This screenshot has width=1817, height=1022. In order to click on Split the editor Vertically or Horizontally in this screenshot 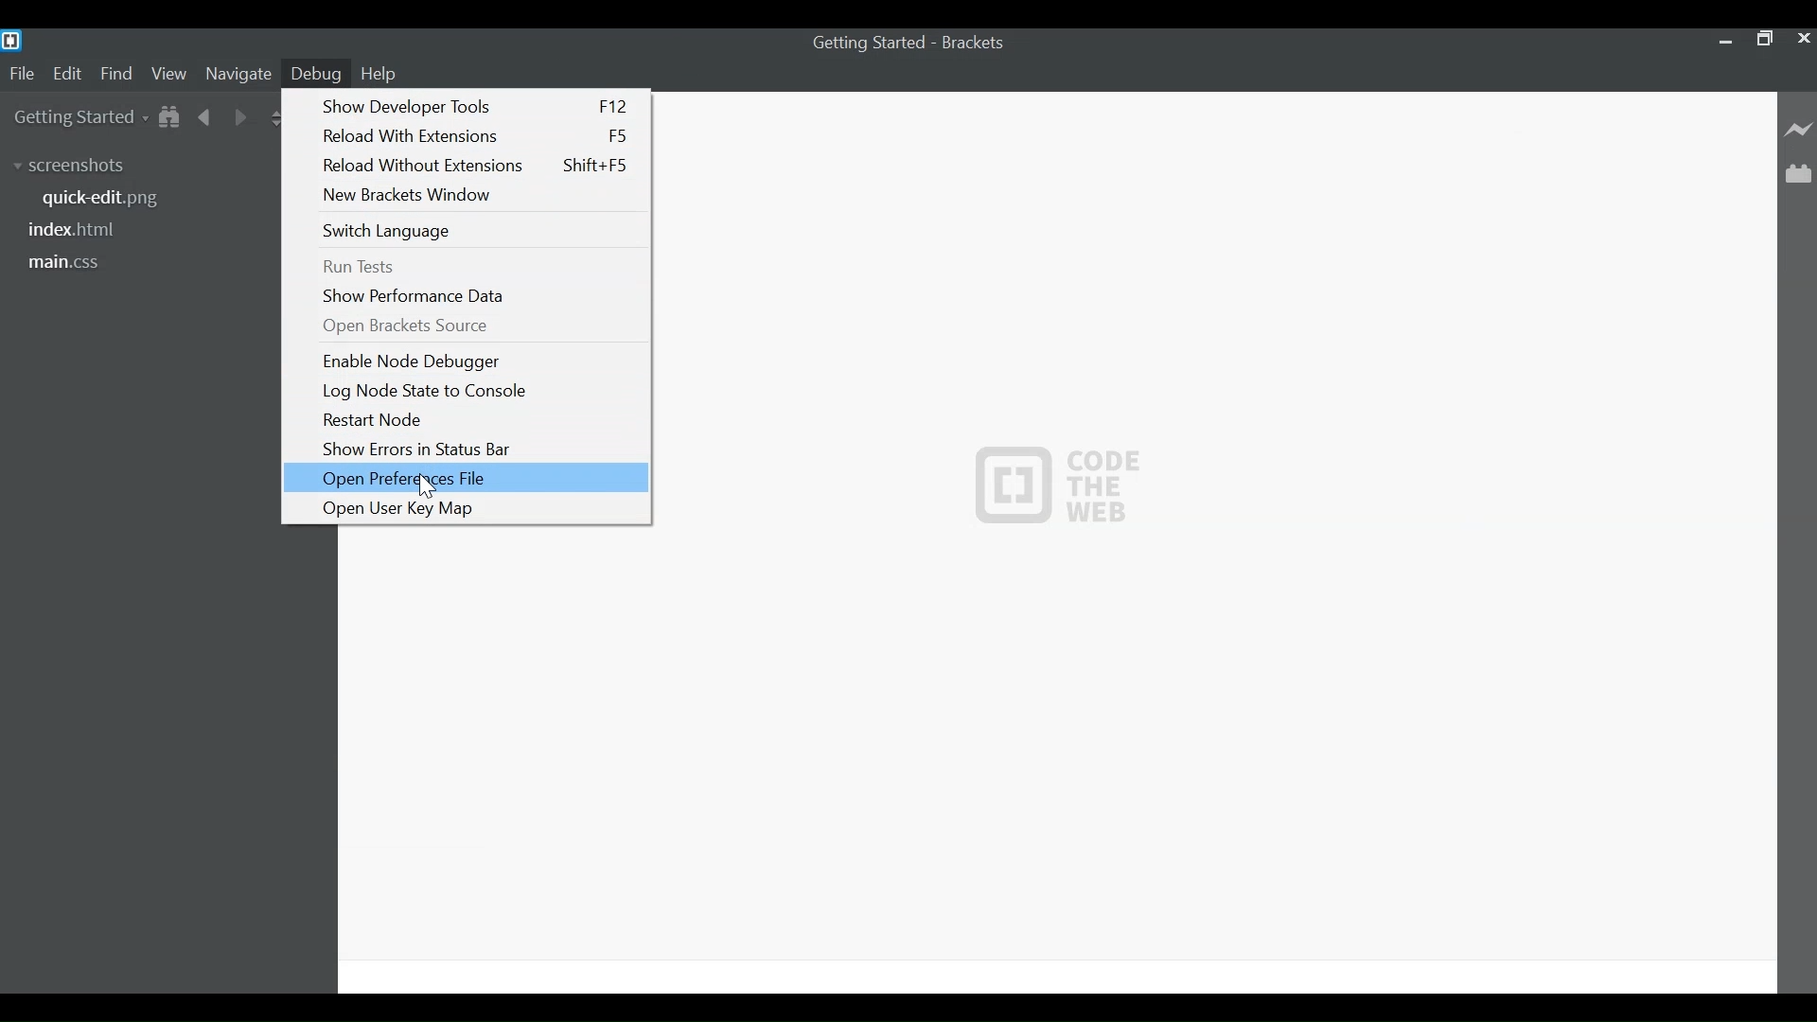, I will do `click(274, 118)`.